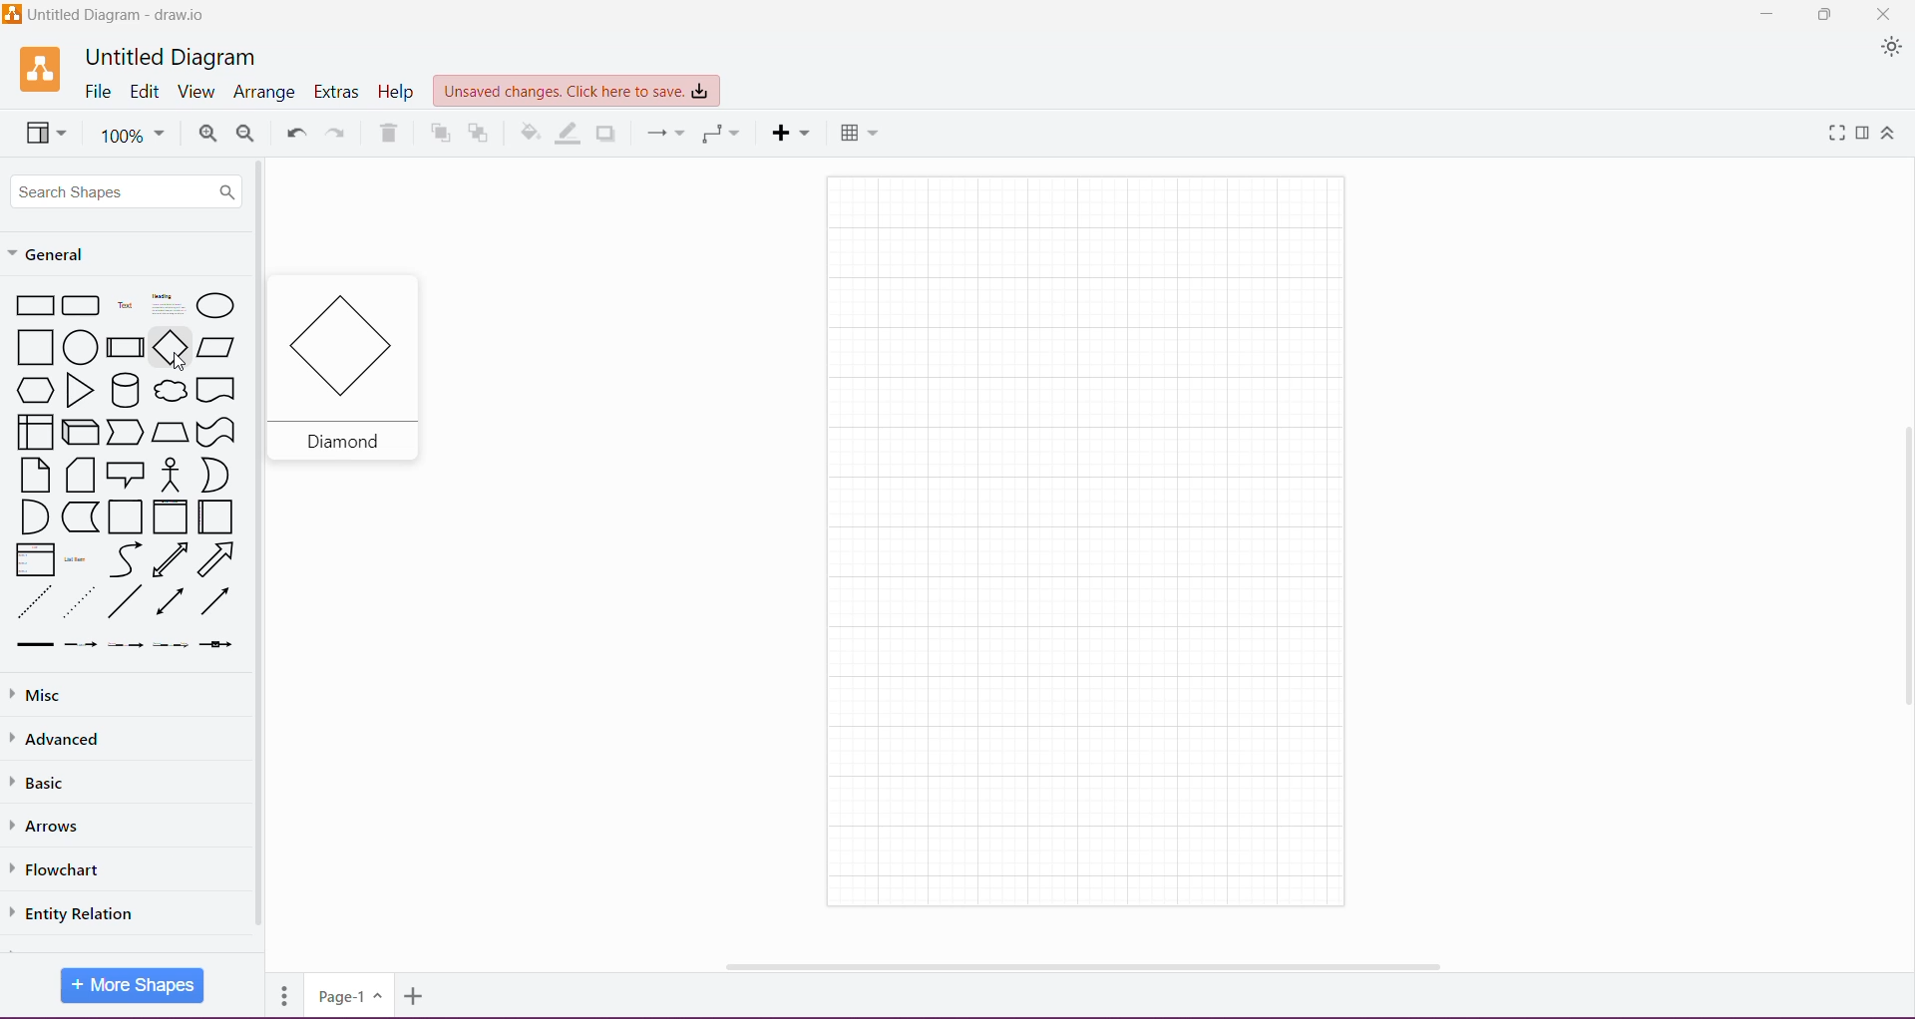 The height and width of the screenshot is (1019, 1915). I want to click on Vertical Scroll Bar, so click(1903, 570).